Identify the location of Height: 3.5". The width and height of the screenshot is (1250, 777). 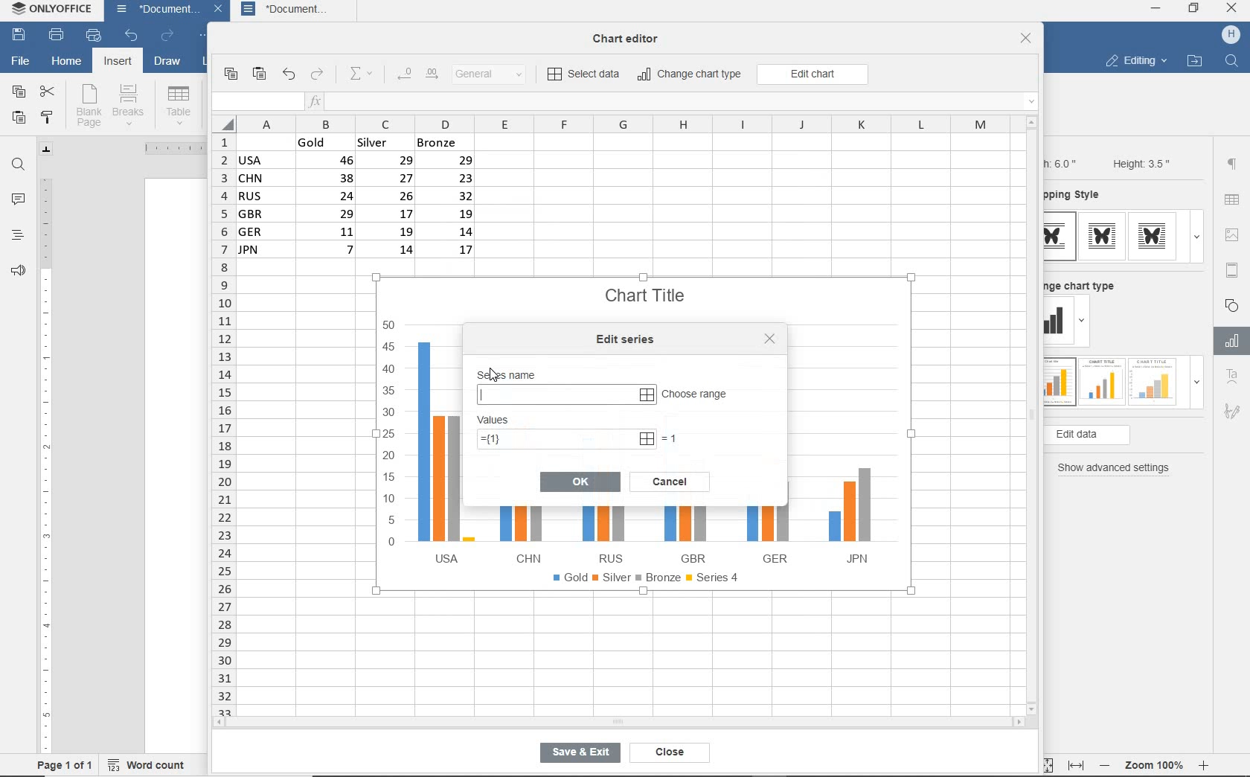
(1139, 163).